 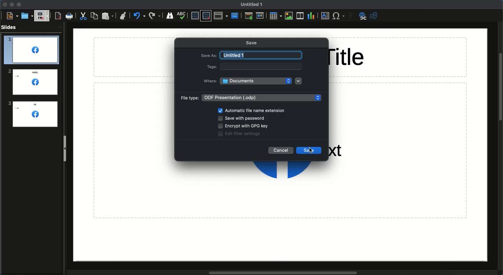 I want to click on Drop down menu, so click(x=298, y=81).